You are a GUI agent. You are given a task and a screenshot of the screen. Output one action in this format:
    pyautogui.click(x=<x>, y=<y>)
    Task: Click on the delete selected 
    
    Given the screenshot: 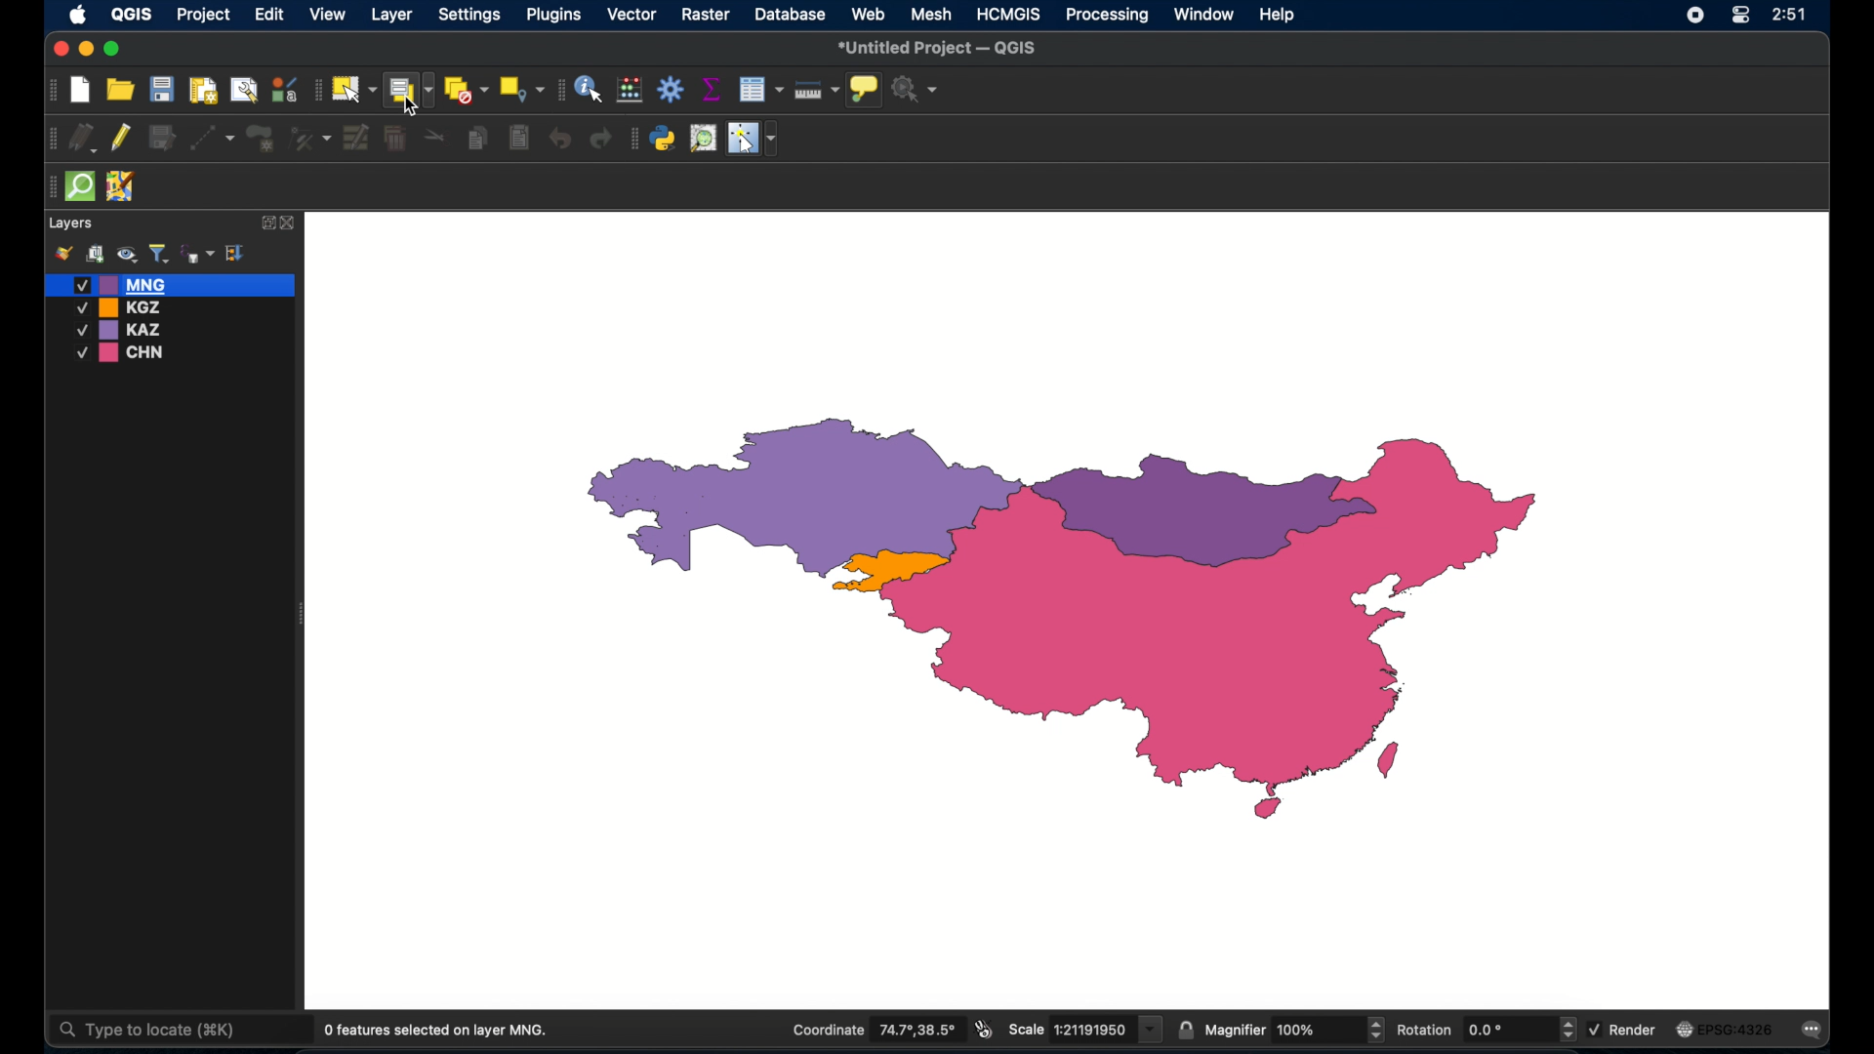 What is the action you would take?
    pyautogui.click(x=397, y=140)
    